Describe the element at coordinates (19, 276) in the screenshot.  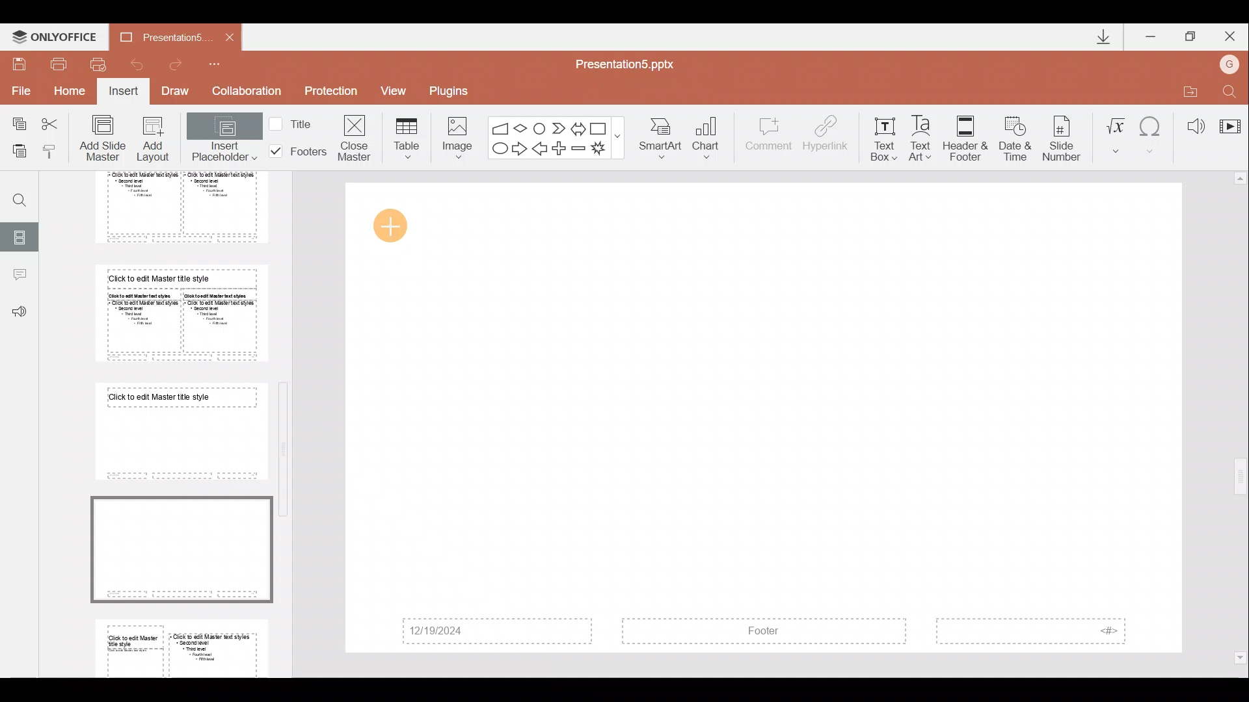
I see `Comments` at that location.